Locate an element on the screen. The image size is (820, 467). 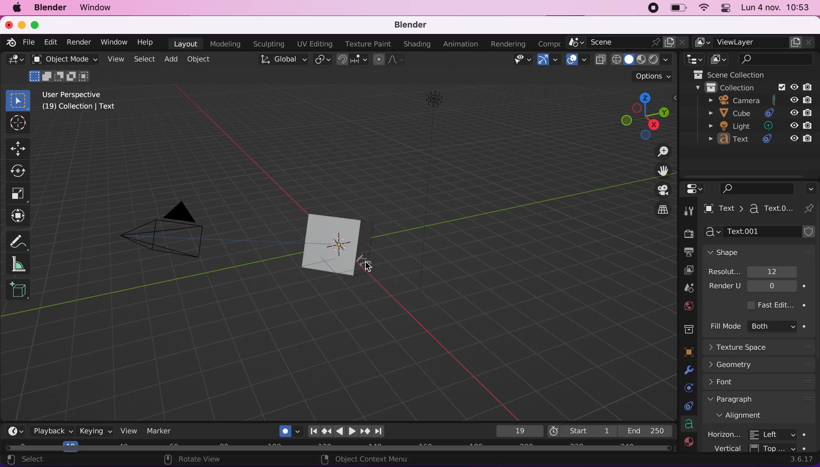
object mode is located at coordinates (65, 70).